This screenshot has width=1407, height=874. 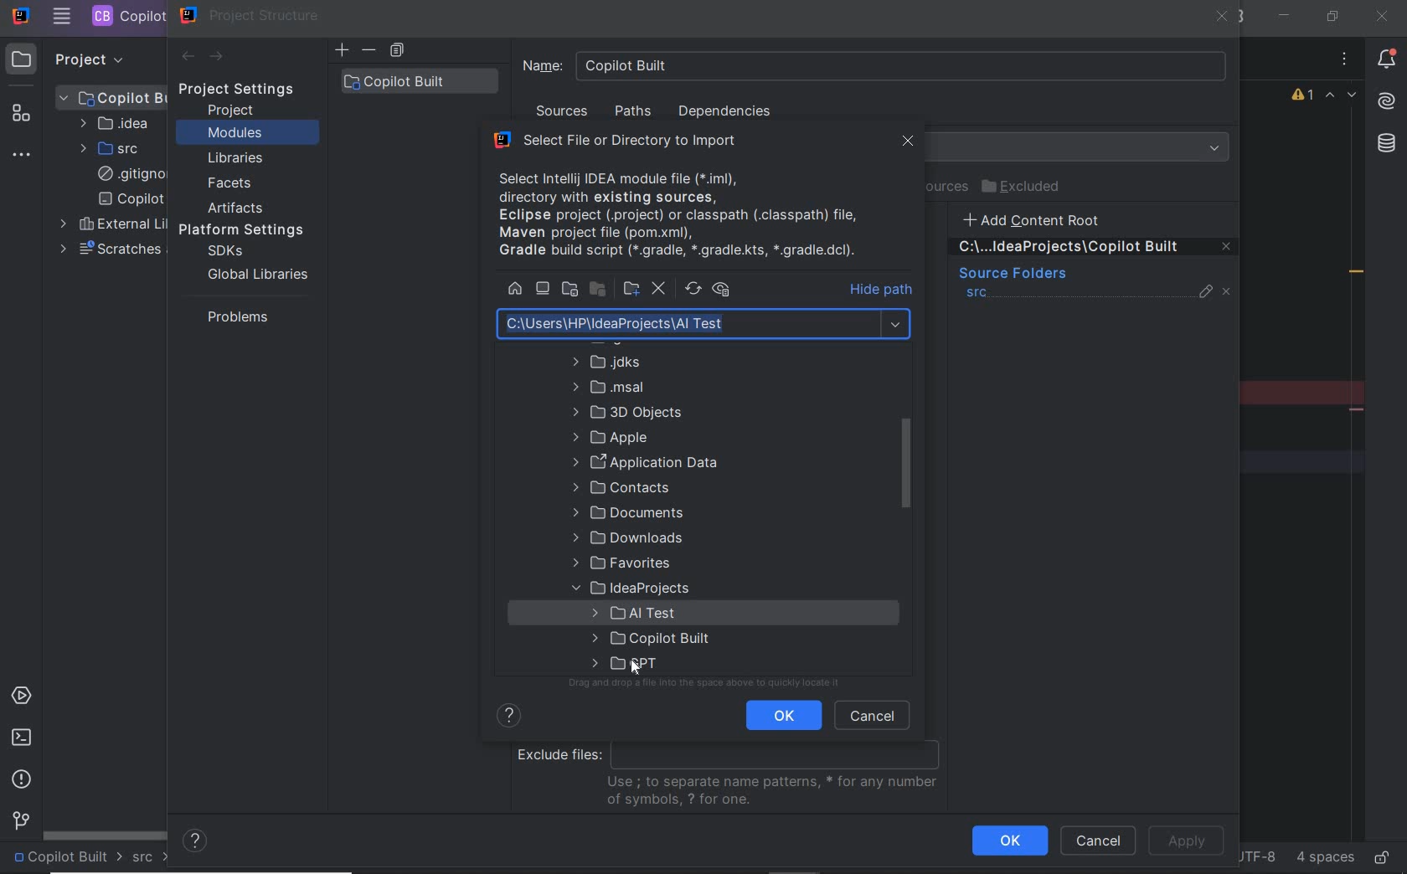 What do you see at coordinates (639, 141) in the screenshot?
I see `select file or directory to import` at bounding box center [639, 141].